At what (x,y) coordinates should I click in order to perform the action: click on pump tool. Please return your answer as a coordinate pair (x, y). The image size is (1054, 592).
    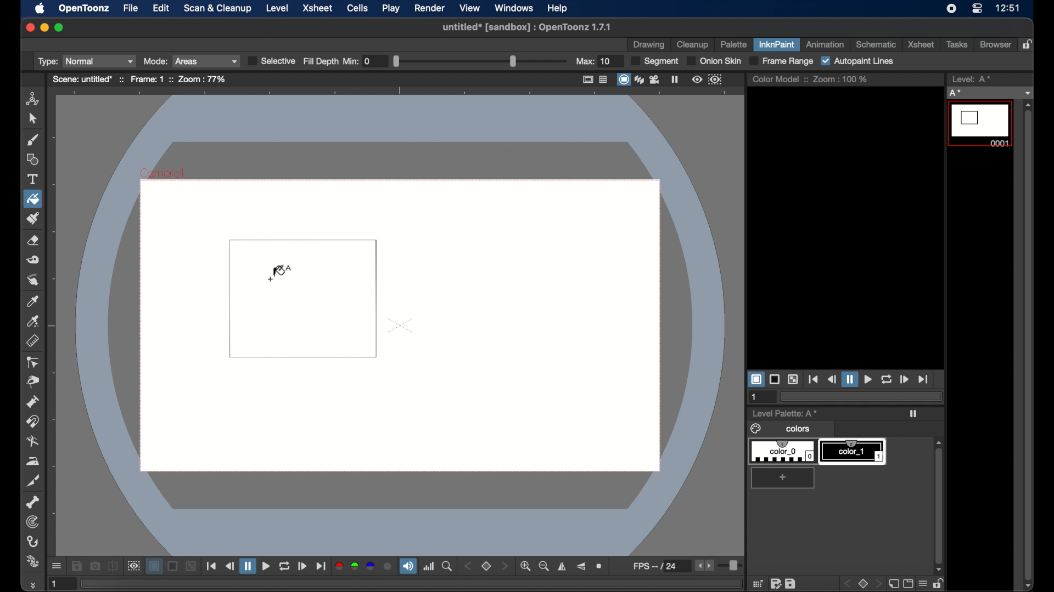
    Looking at the image, I should click on (32, 402).